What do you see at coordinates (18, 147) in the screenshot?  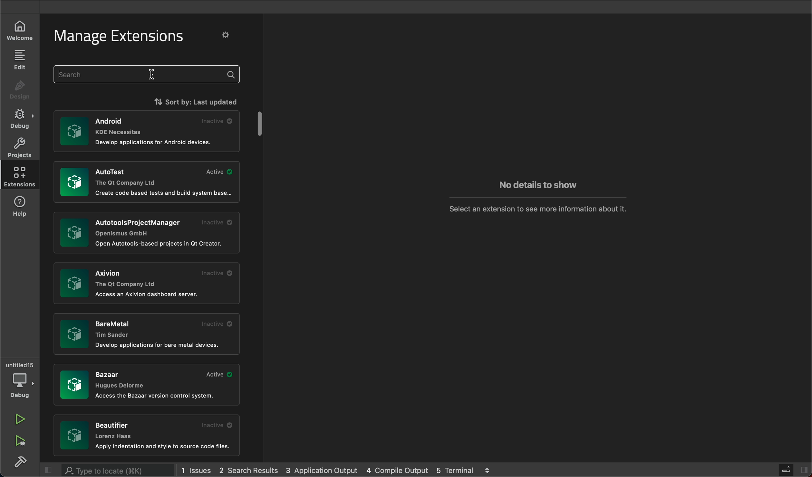 I see `projects` at bounding box center [18, 147].